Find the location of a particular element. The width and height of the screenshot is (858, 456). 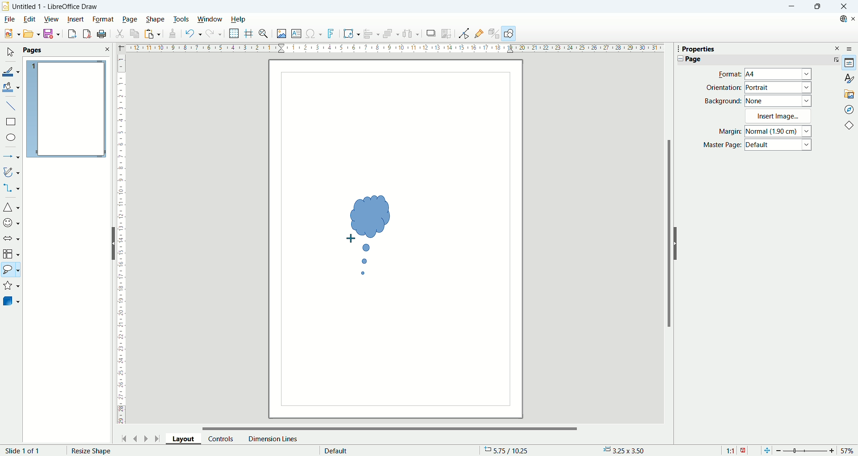

page is located at coordinates (66, 110).